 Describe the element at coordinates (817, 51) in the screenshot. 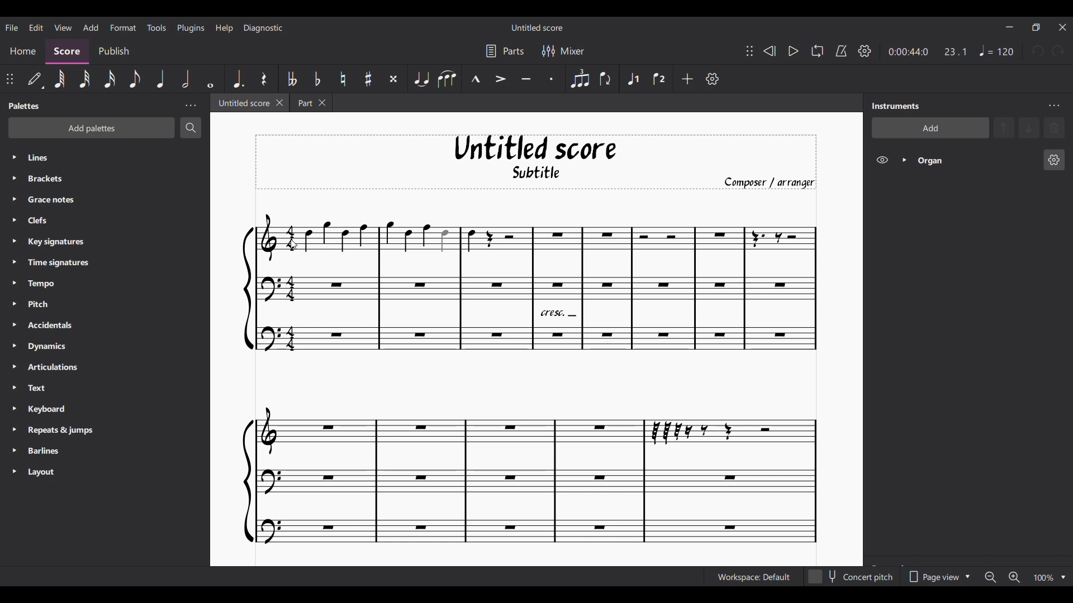

I see `Looping playback` at that location.